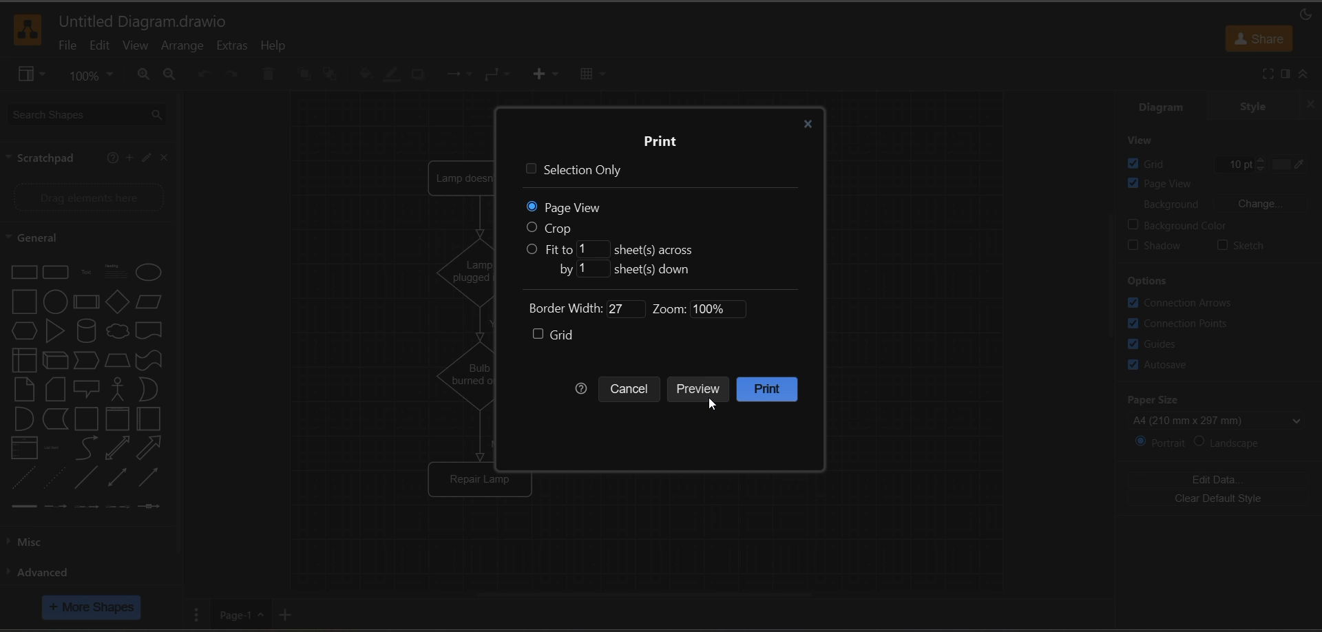  Describe the element at coordinates (626, 268) in the screenshot. I see `fit by` at that location.